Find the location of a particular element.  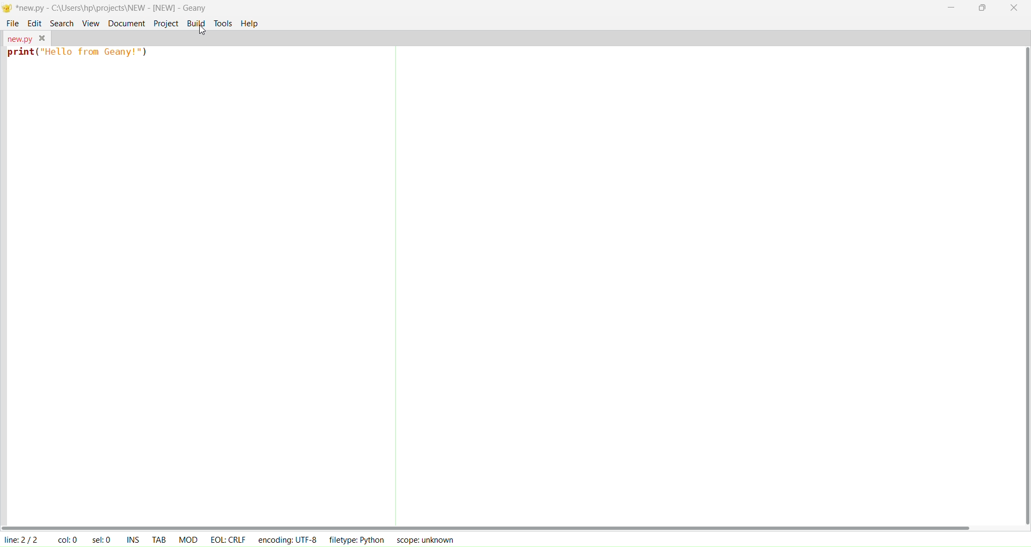

search is located at coordinates (60, 22).